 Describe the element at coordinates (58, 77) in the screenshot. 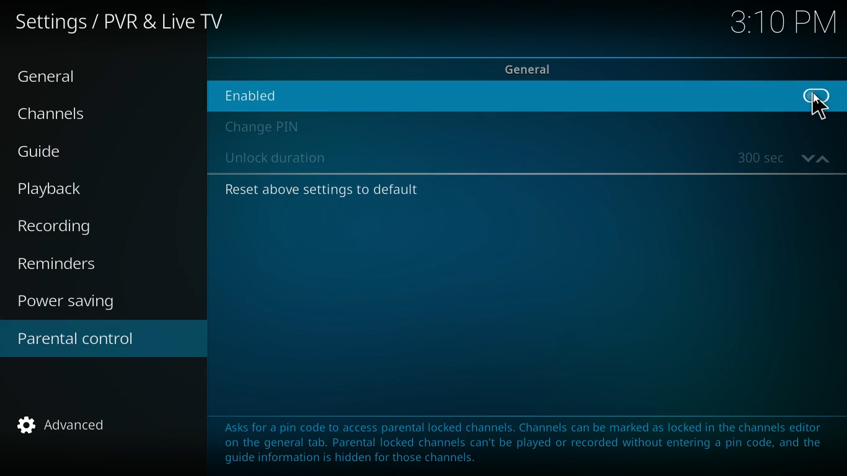

I see `general ` at that location.